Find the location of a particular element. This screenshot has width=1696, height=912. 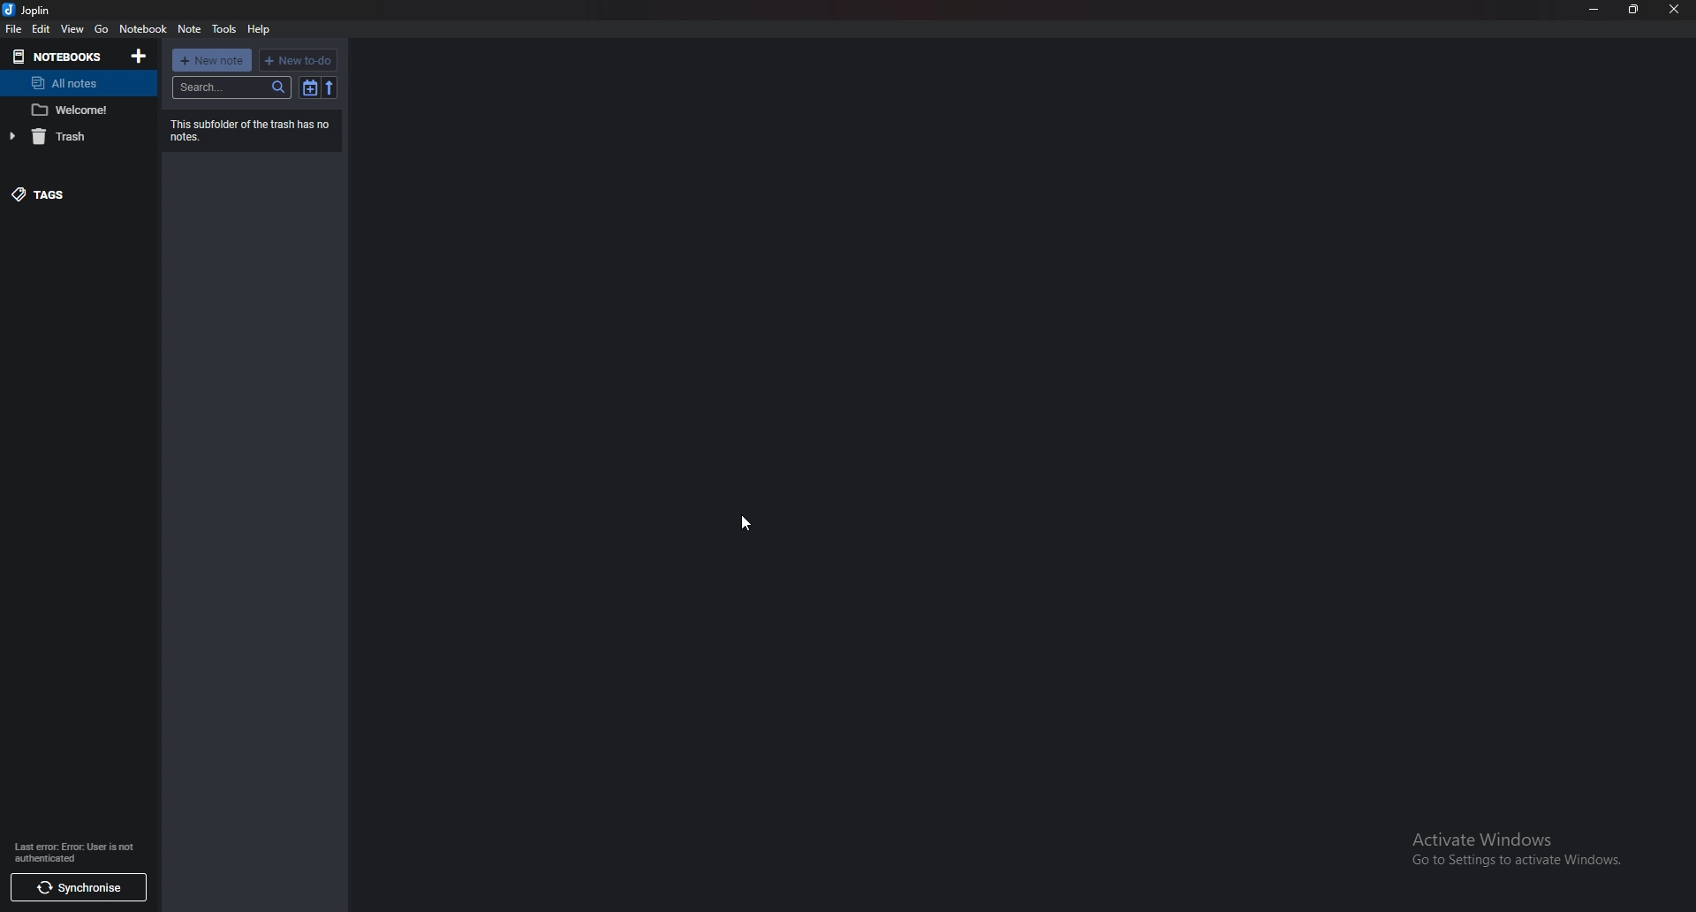

resize is located at coordinates (1634, 9).